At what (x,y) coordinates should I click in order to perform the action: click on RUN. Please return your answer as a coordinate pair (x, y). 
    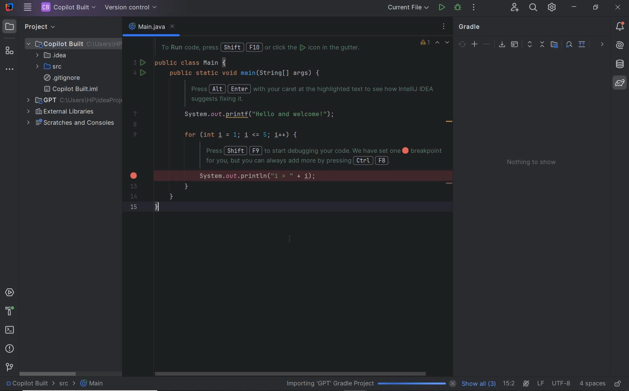
    Looking at the image, I should click on (441, 7).